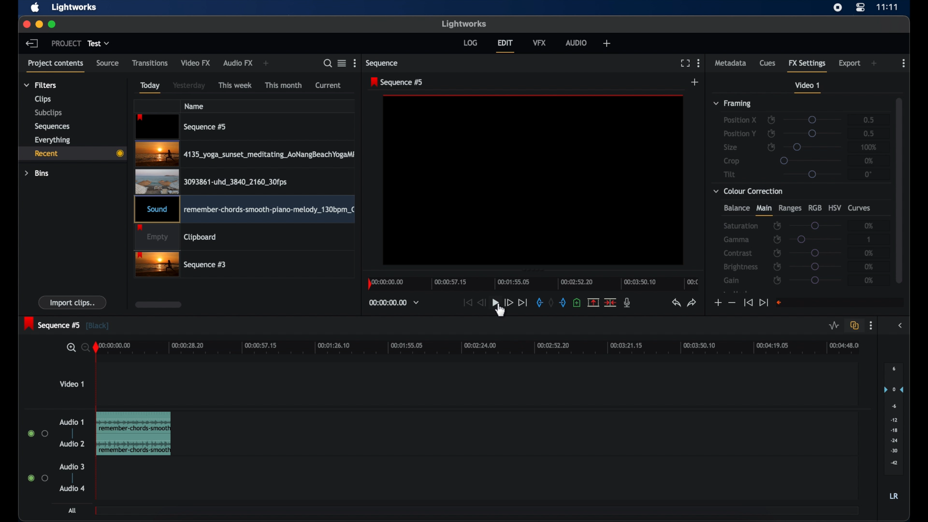  I want to click on contrast, so click(738, 253).